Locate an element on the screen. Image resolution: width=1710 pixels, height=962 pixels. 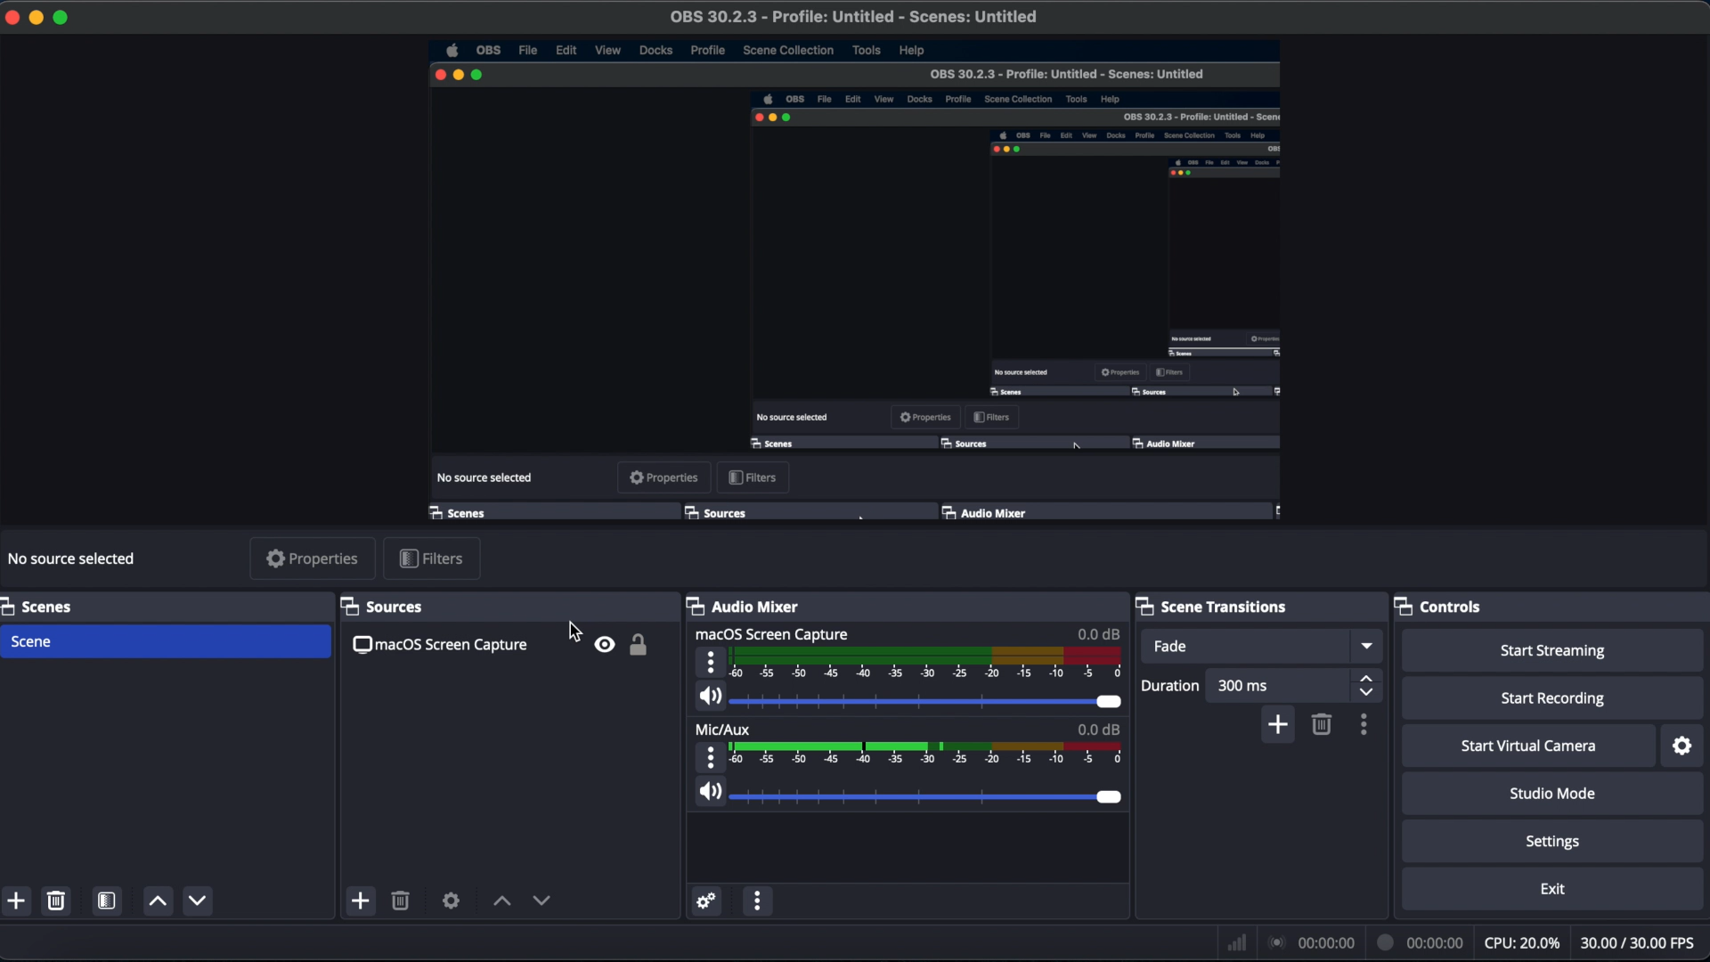
audio icon is located at coordinates (708, 697).